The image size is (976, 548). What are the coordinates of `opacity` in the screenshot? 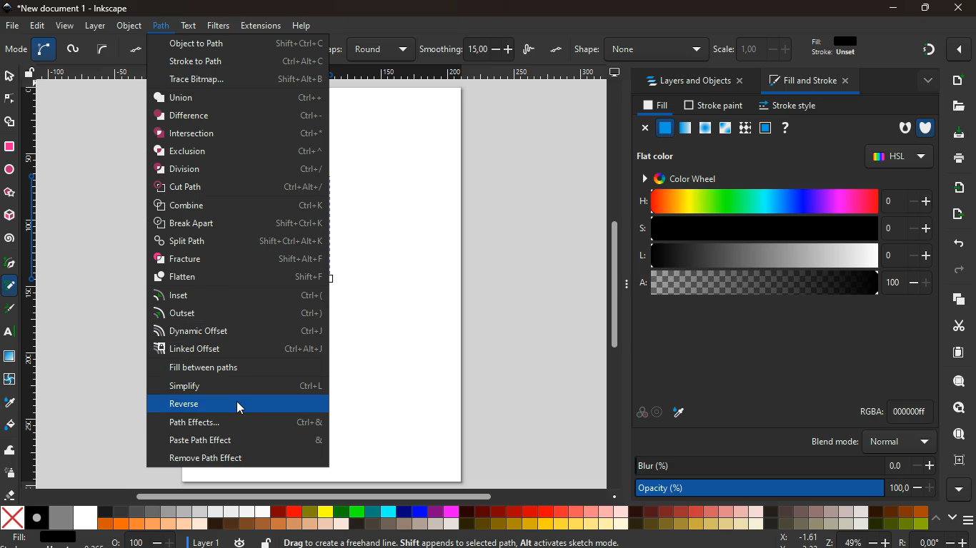 It's located at (706, 128).